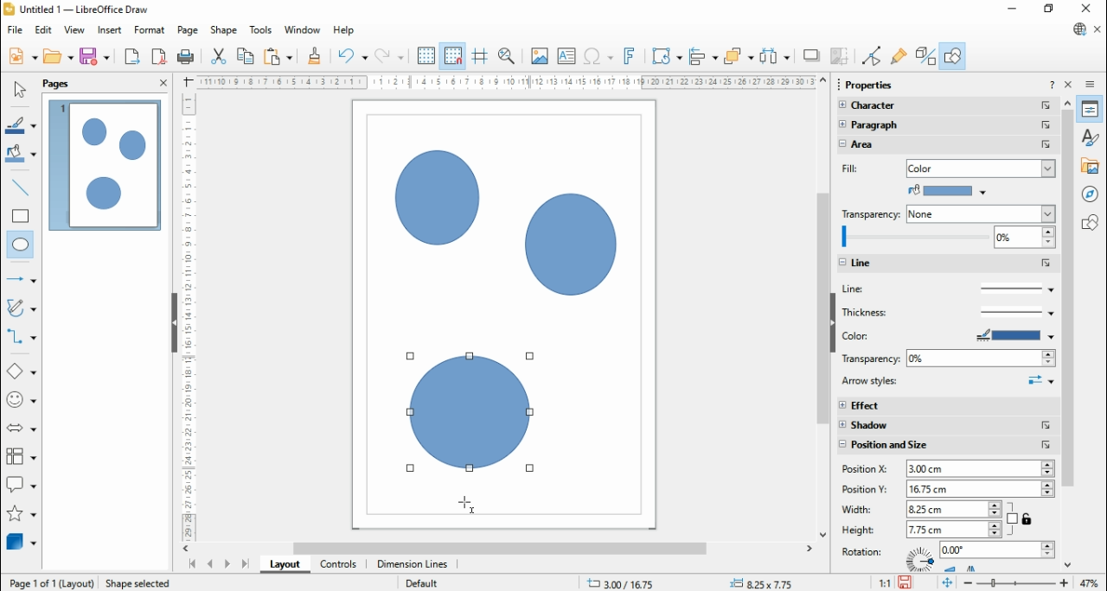  I want to click on save, so click(907, 582).